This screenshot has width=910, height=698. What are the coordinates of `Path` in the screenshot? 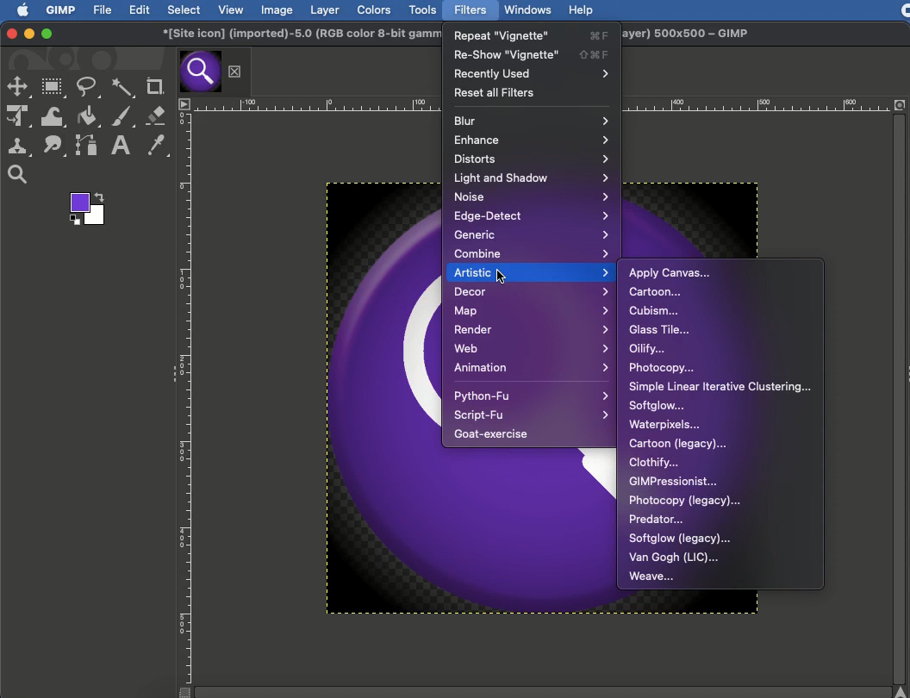 It's located at (85, 145).